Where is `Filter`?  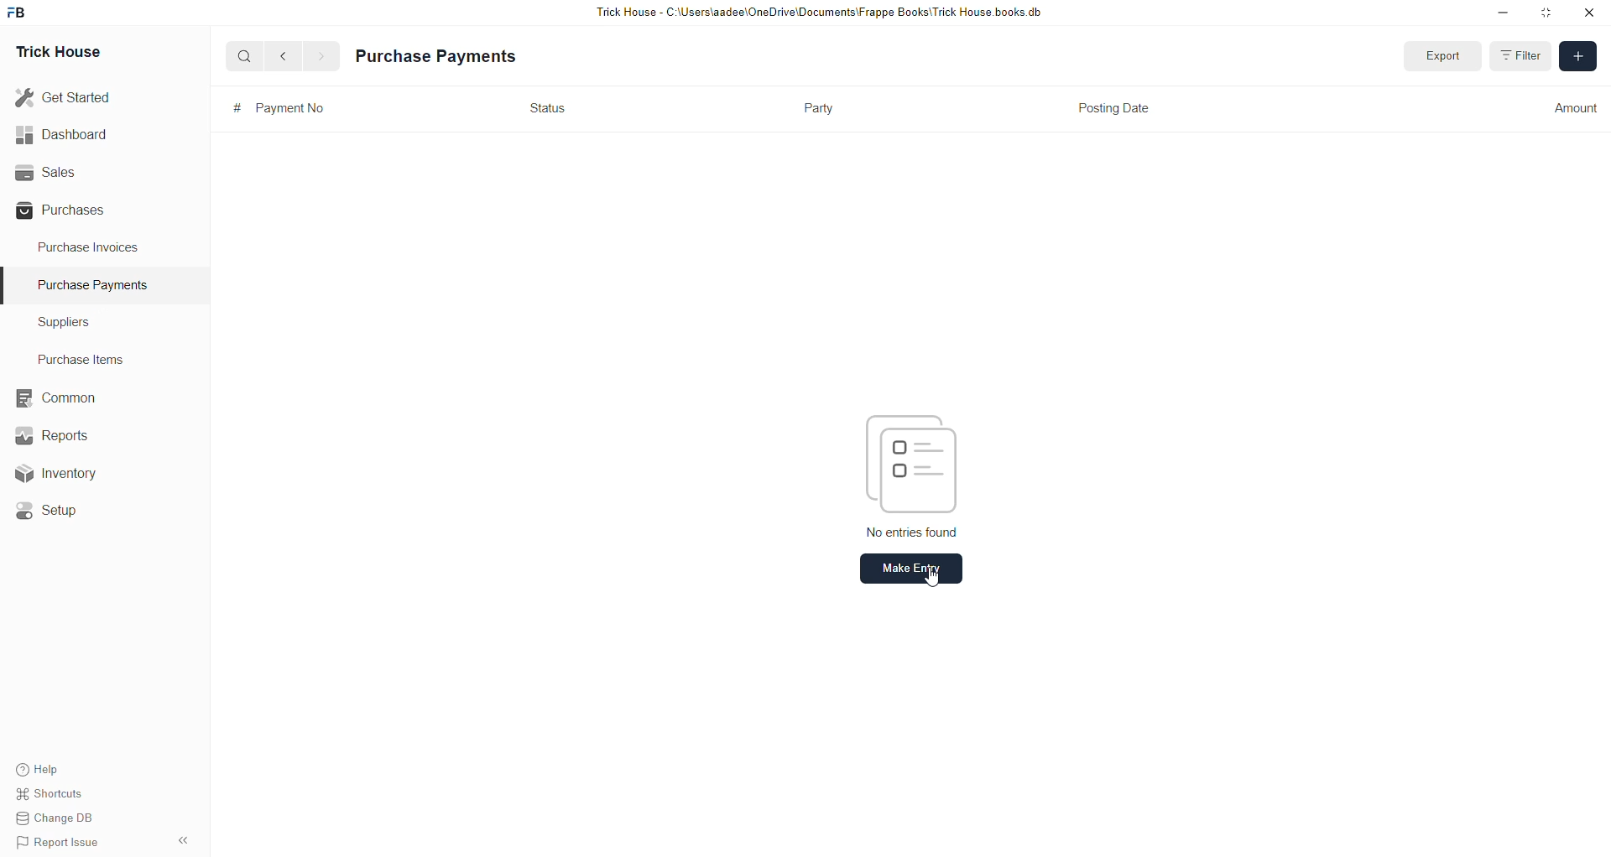
Filter is located at coordinates (1520, 55).